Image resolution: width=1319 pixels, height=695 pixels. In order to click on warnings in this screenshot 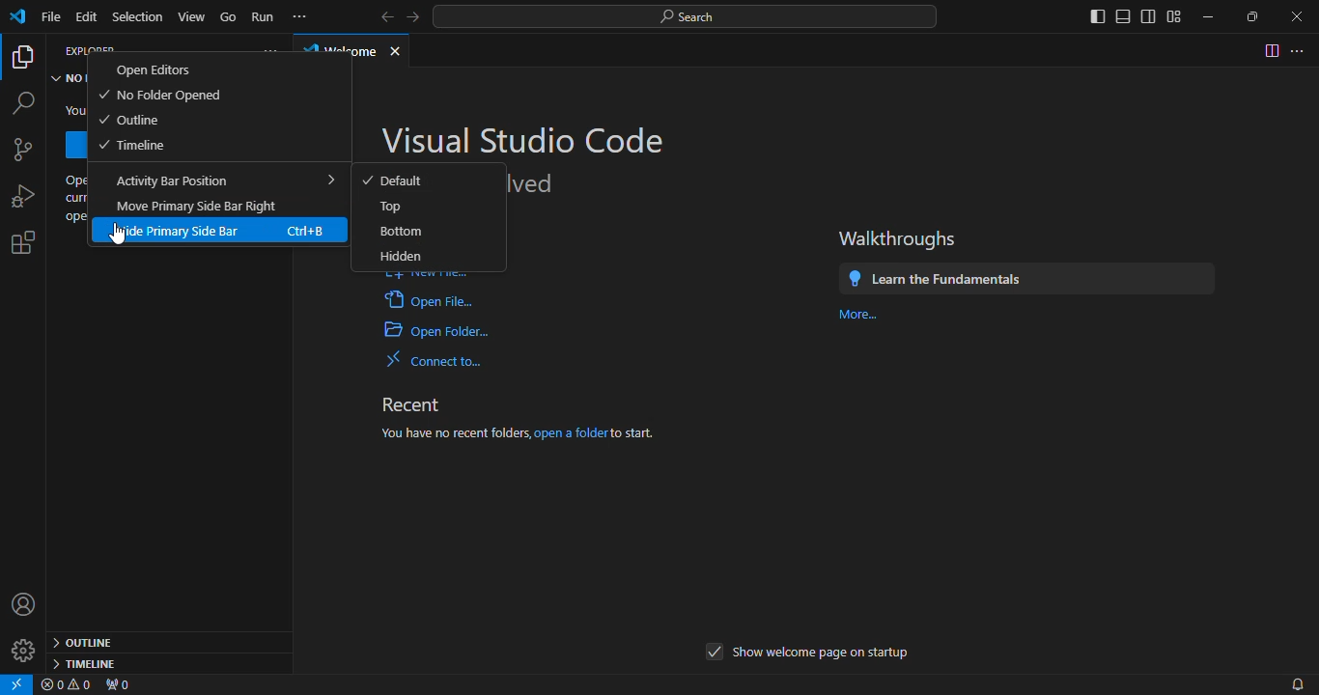, I will do `click(70, 685)`.